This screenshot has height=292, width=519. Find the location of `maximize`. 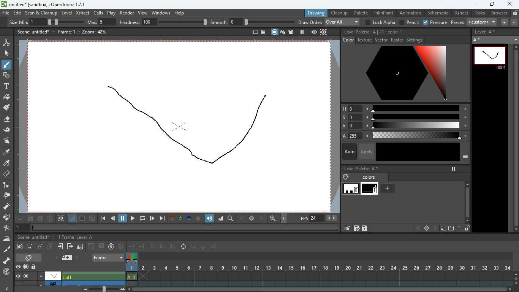

maximize is located at coordinates (491, 5).